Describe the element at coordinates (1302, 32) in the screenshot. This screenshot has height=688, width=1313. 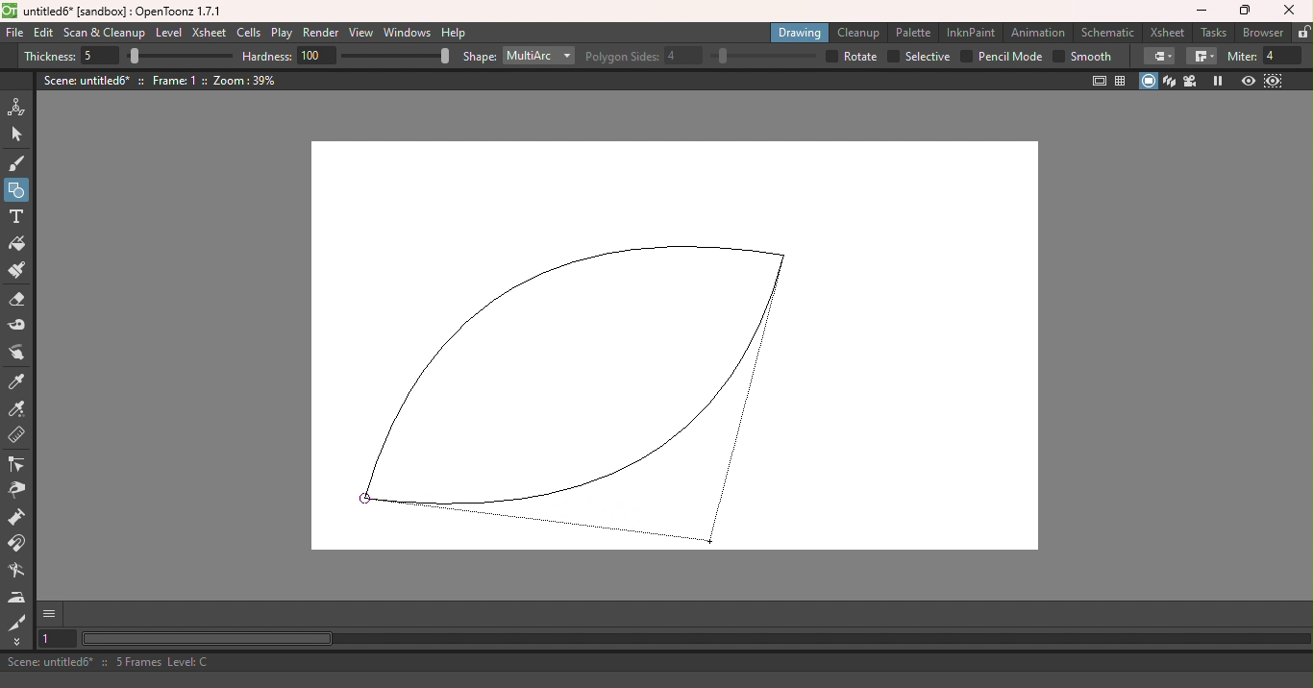
I see `Lock rooms tab` at that location.